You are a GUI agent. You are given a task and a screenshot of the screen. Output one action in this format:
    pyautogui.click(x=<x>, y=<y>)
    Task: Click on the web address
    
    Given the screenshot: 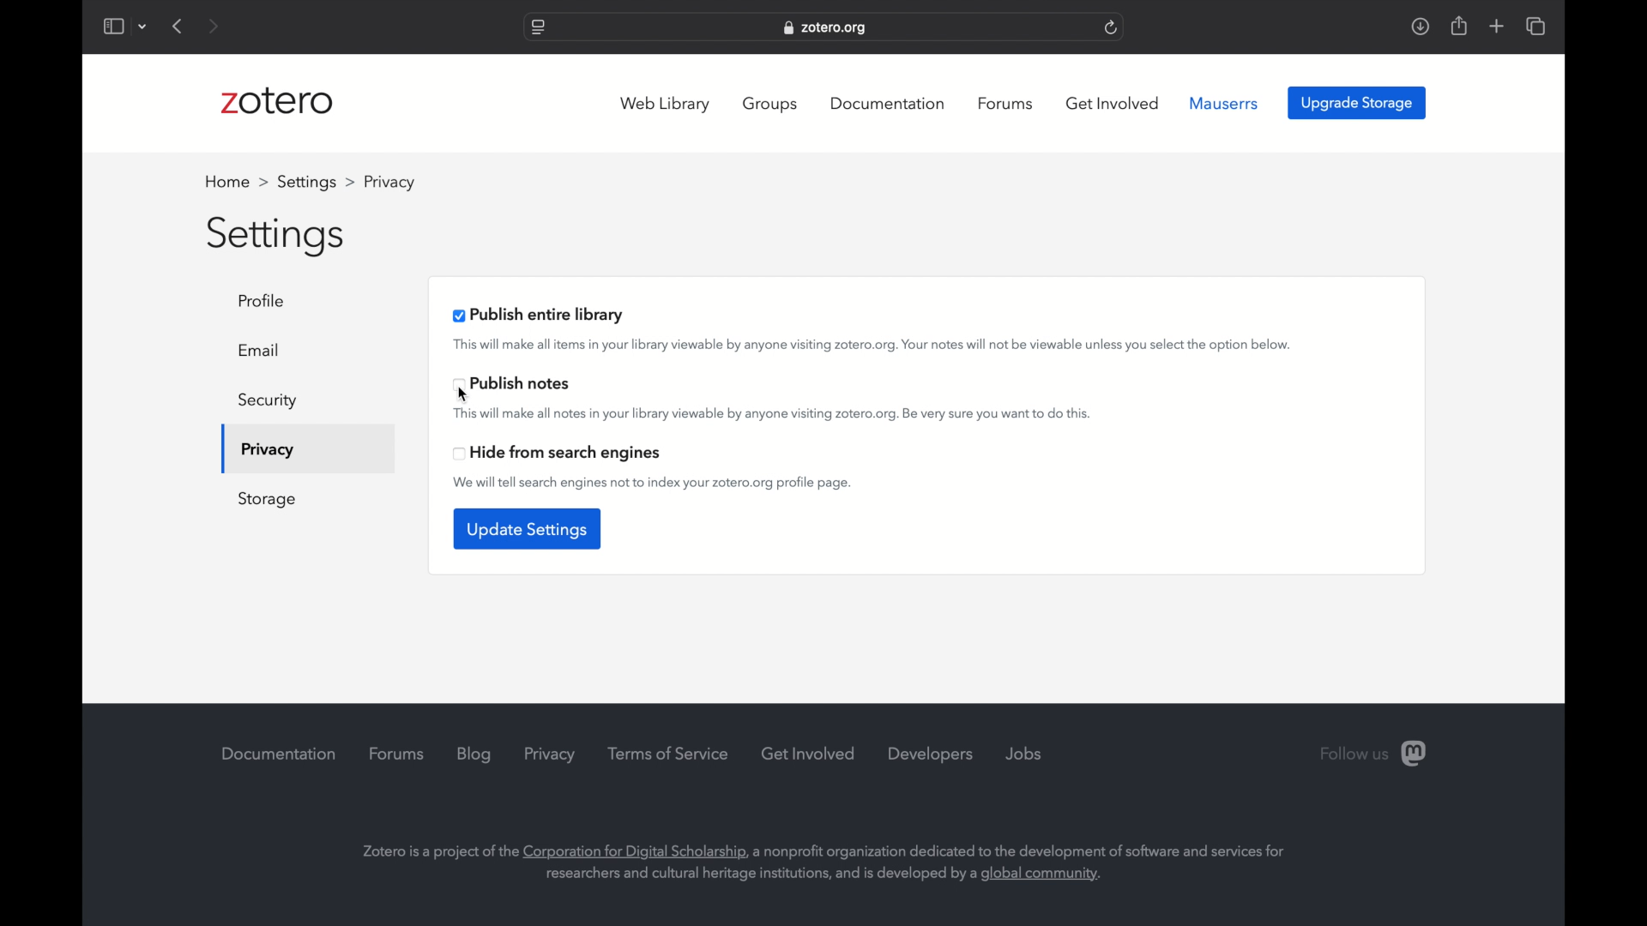 What is the action you would take?
    pyautogui.click(x=827, y=27)
    